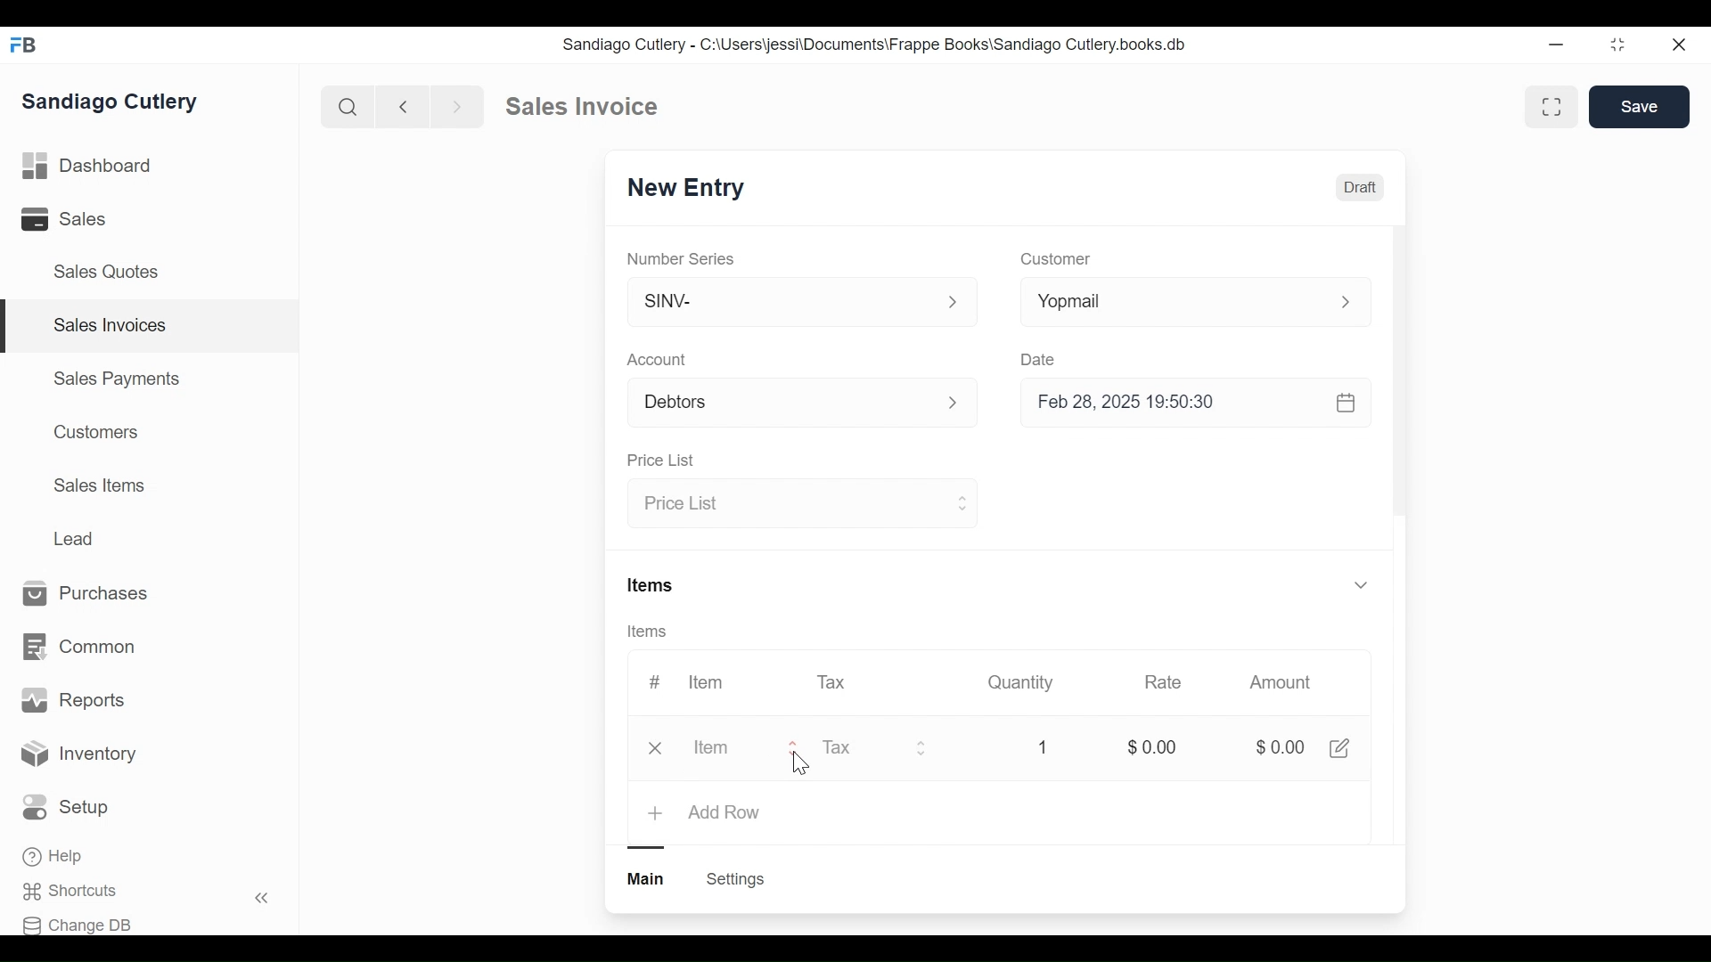 The image size is (1711, 962). What do you see at coordinates (1399, 377) in the screenshot?
I see `scrollbar` at bounding box center [1399, 377].